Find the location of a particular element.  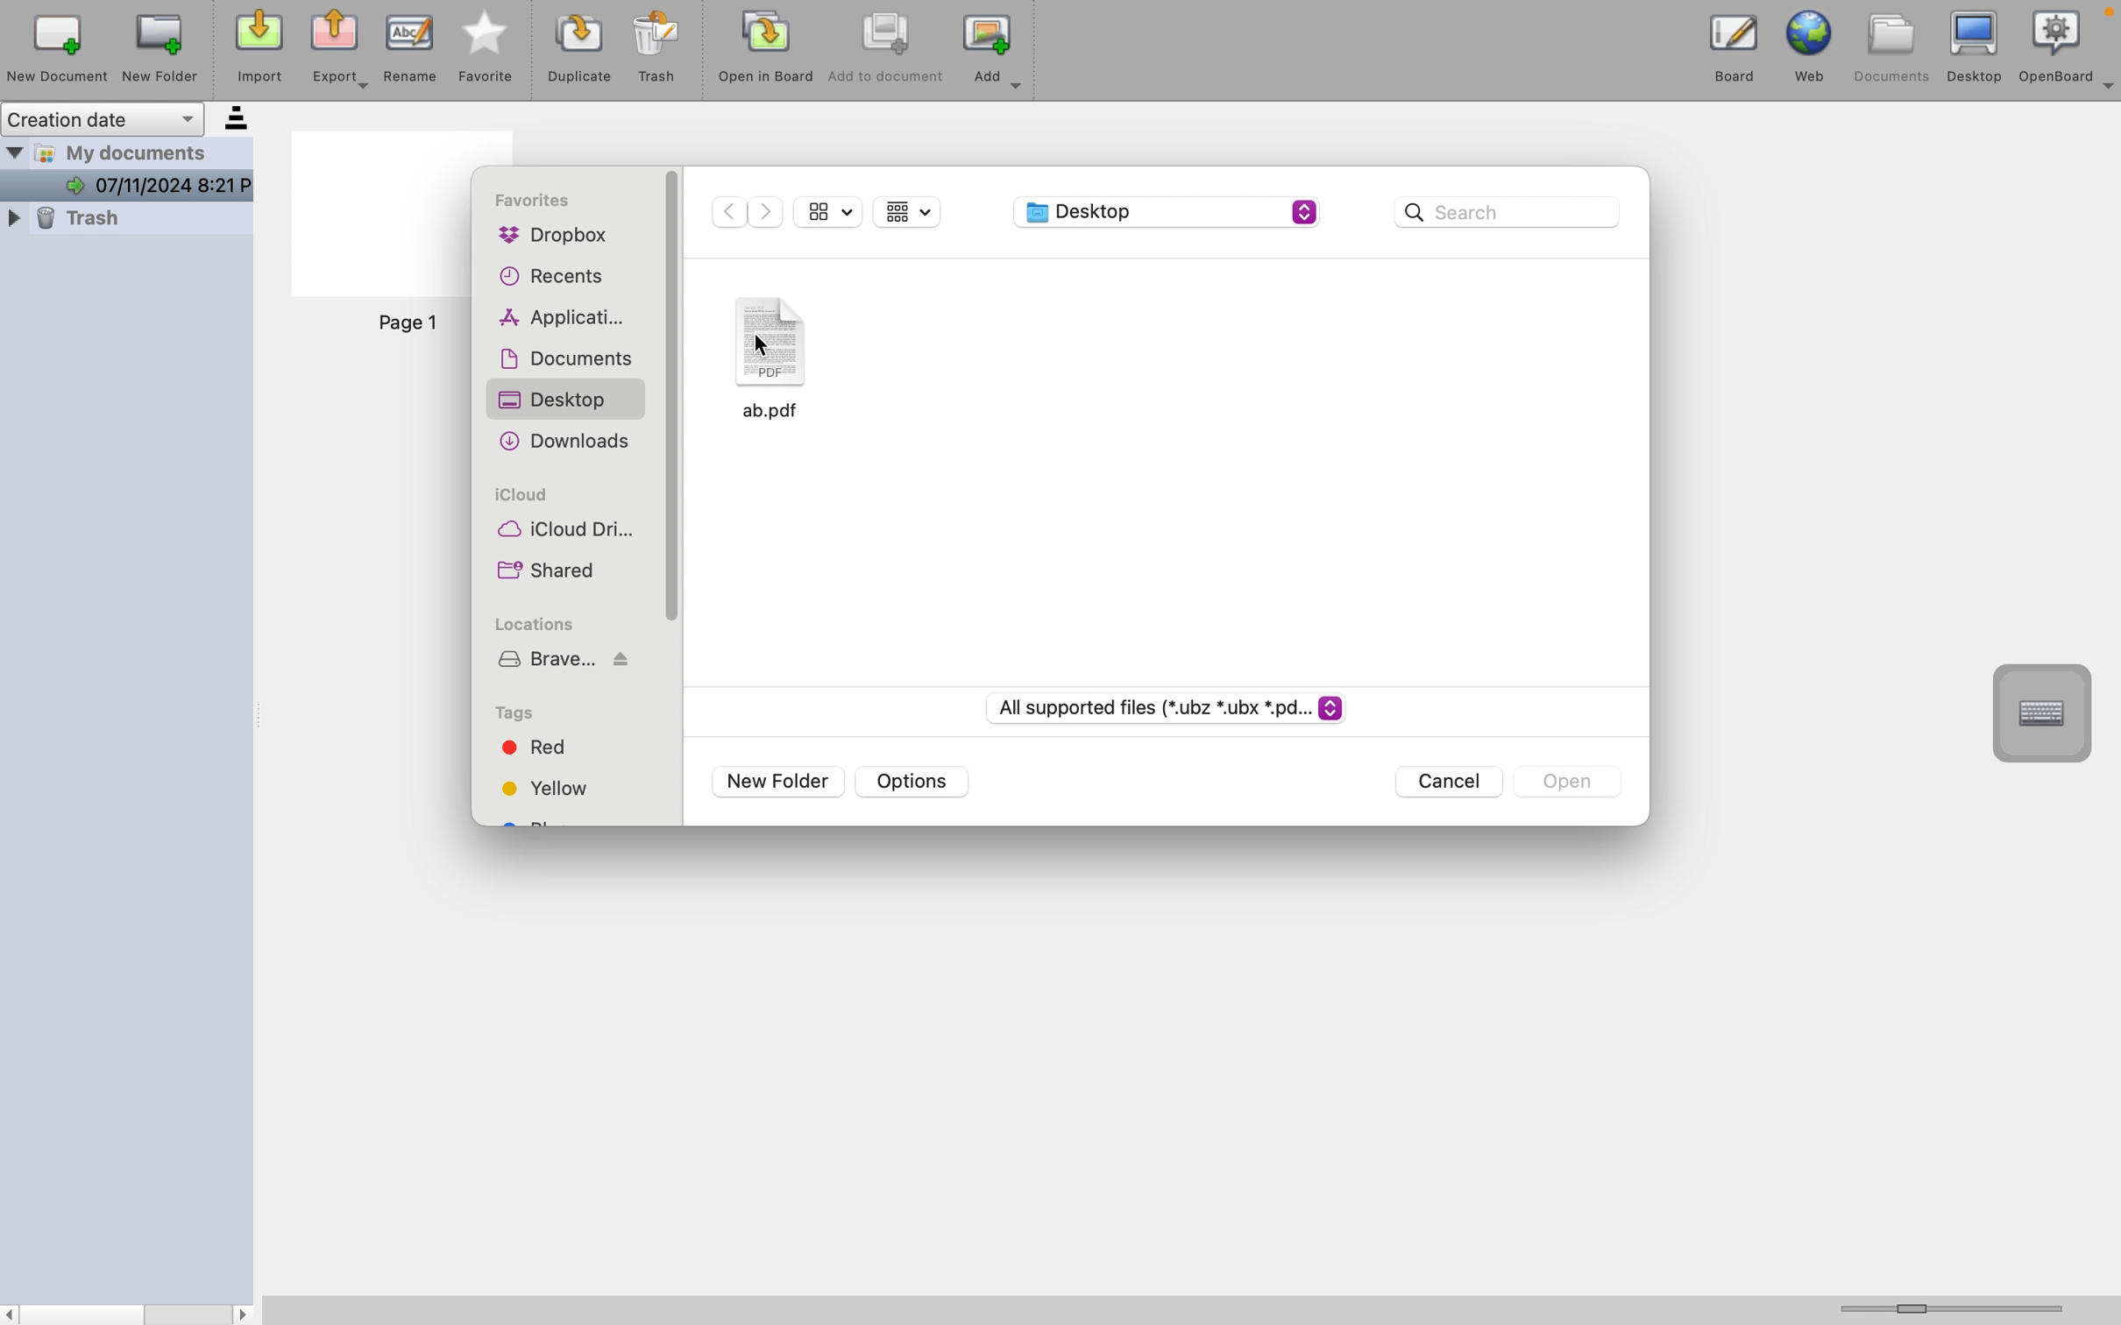

navigation buttons is located at coordinates (751, 214).